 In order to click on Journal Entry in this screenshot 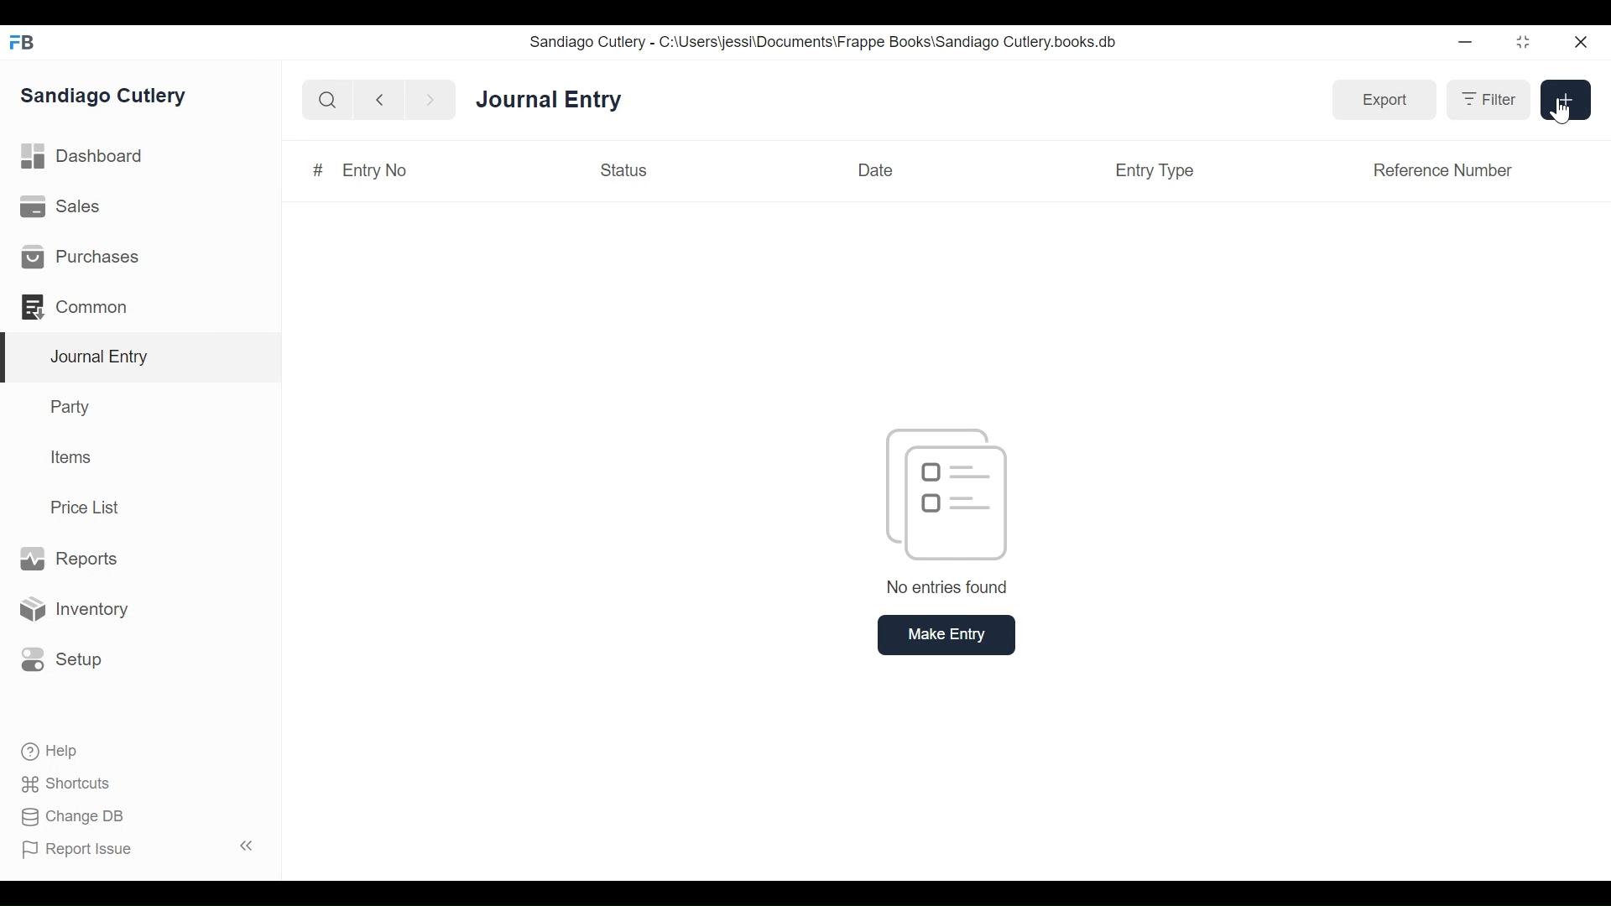, I will do `click(142, 358)`.